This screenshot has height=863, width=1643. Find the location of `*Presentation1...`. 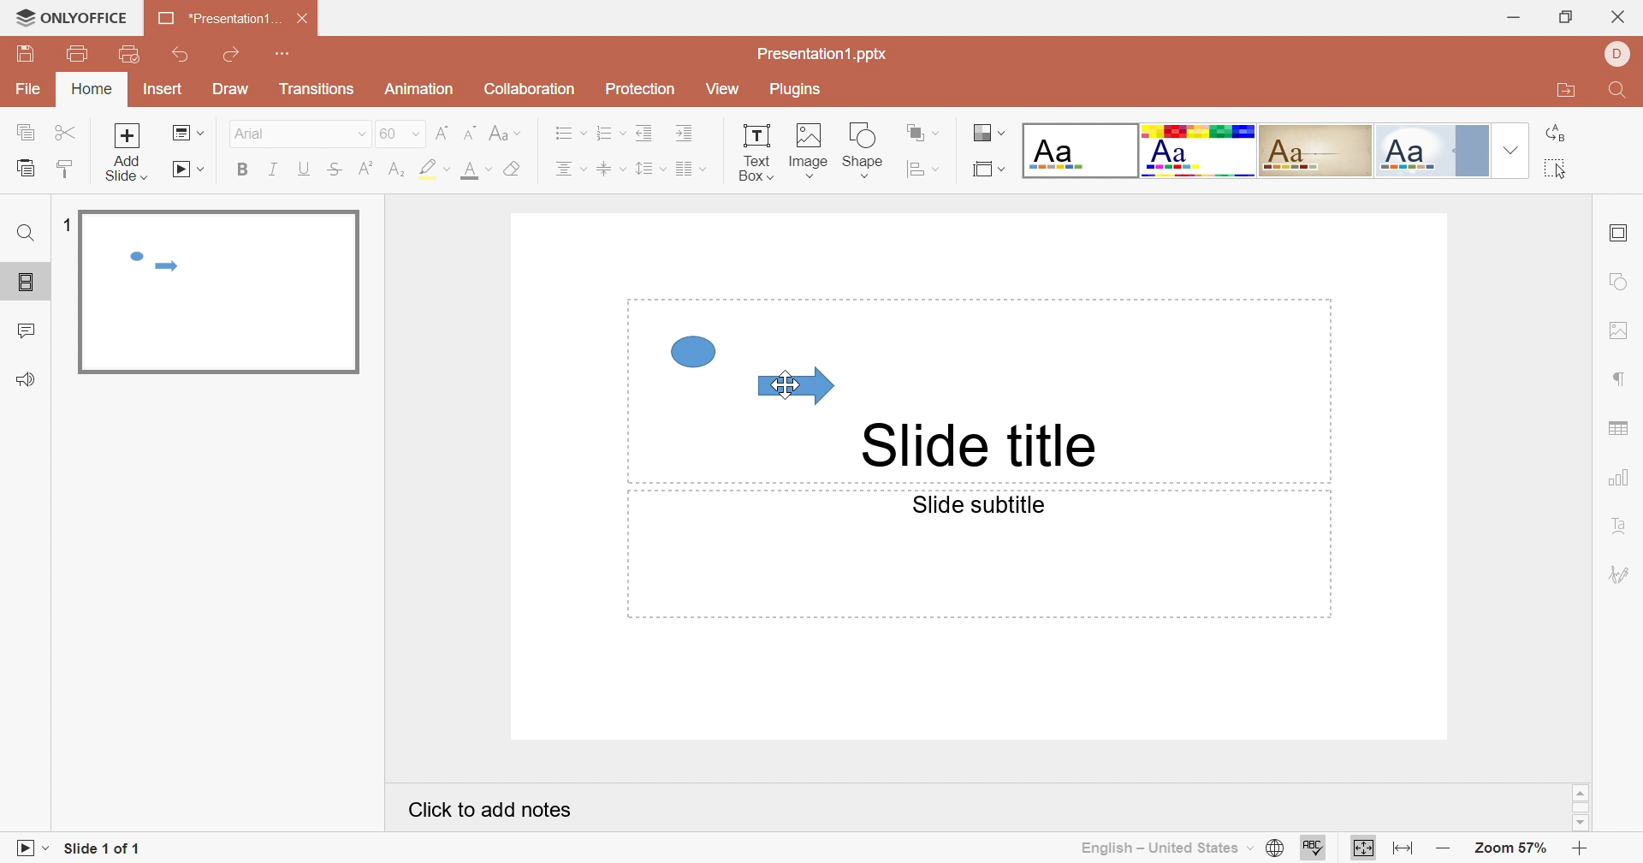

*Presentation1... is located at coordinates (222, 21).